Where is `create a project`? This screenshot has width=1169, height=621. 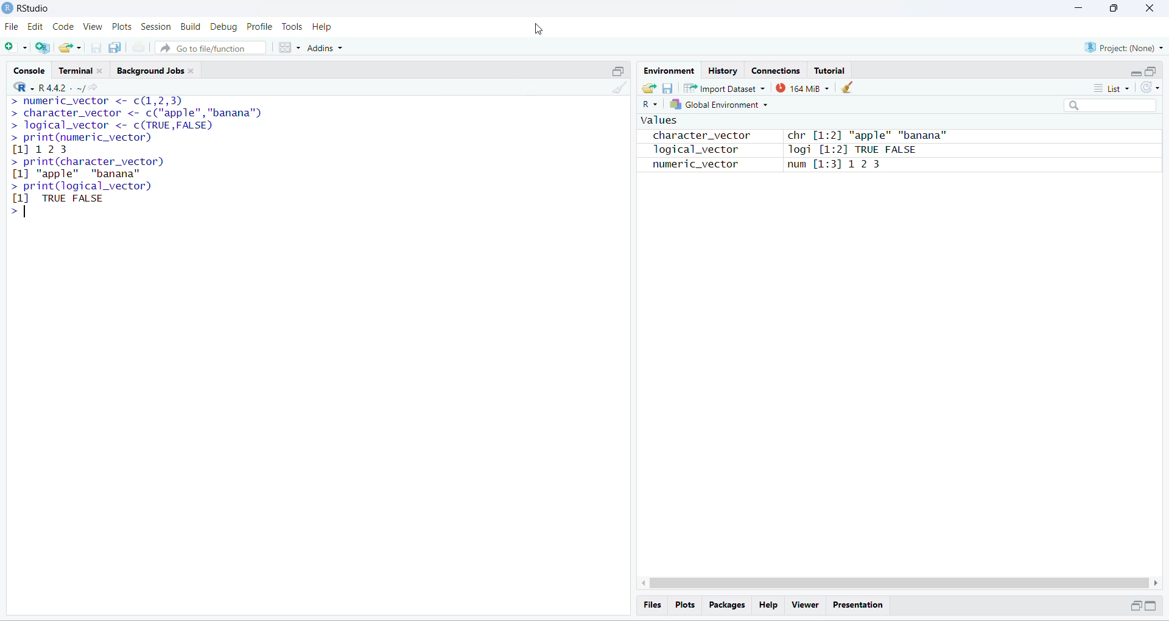
create a project is located at coordinates (42, 47).